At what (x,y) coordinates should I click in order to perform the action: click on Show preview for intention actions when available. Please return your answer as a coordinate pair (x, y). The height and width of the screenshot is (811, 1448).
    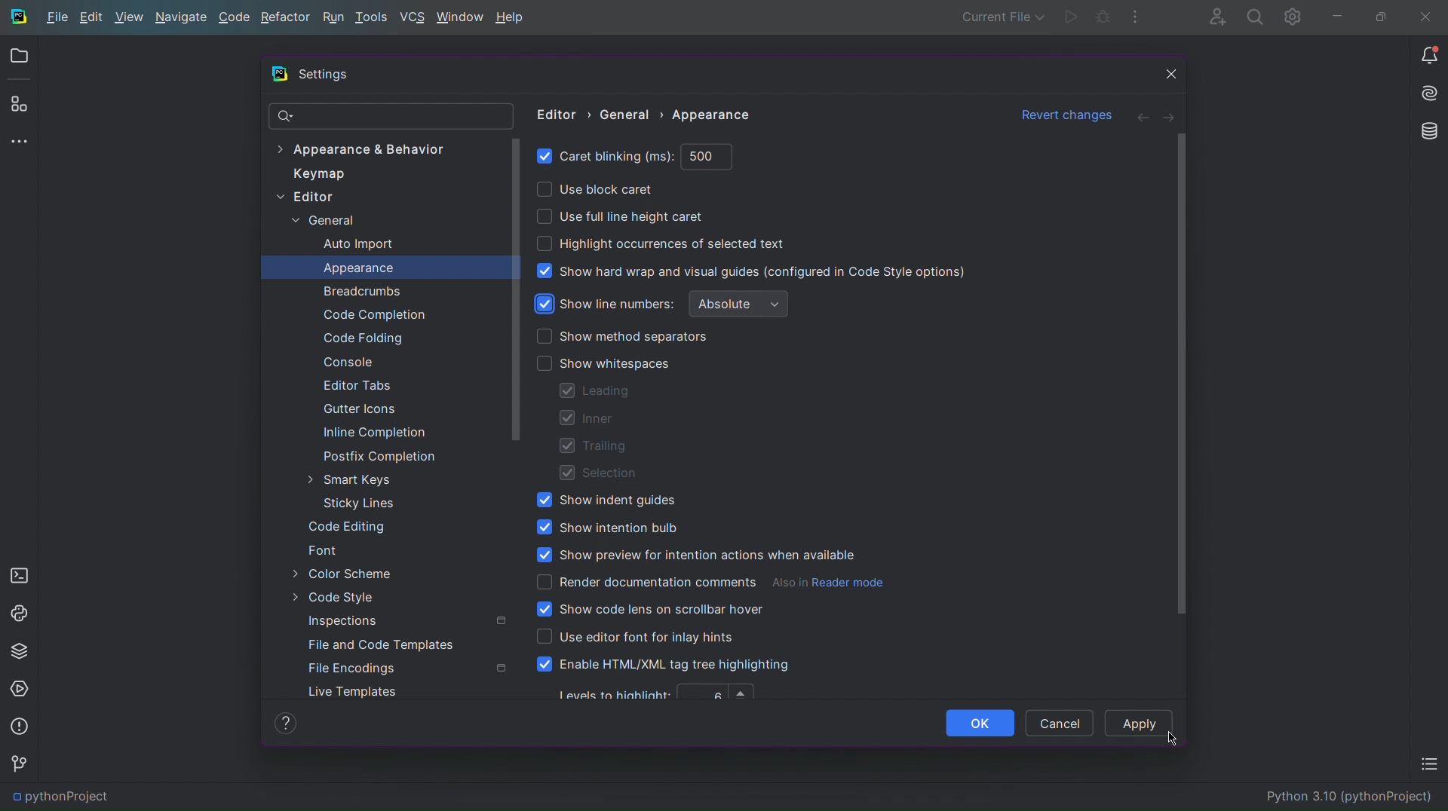
    Looking at the image, I should click on (695, 555).